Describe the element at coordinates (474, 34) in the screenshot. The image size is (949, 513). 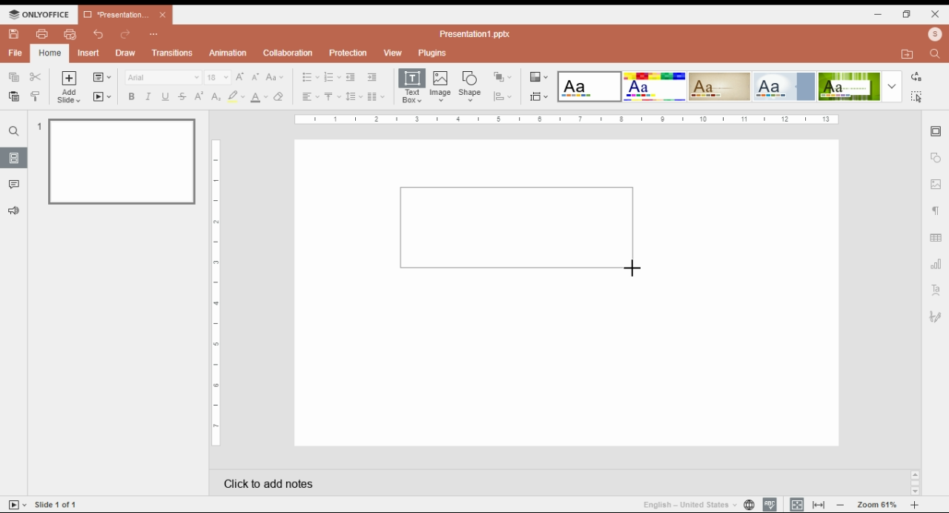
I see `Presentation1.pptx` at that location.